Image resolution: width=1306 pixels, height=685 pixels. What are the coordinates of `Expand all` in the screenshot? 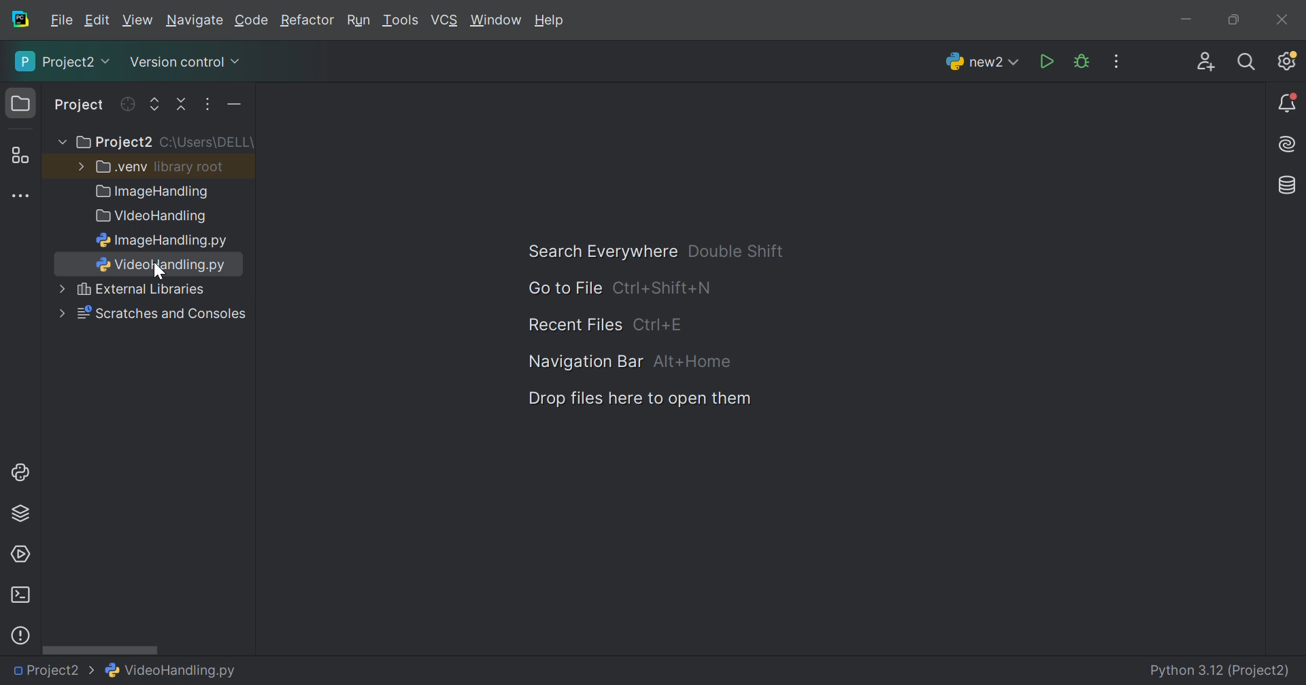 It's located at (155, 105).